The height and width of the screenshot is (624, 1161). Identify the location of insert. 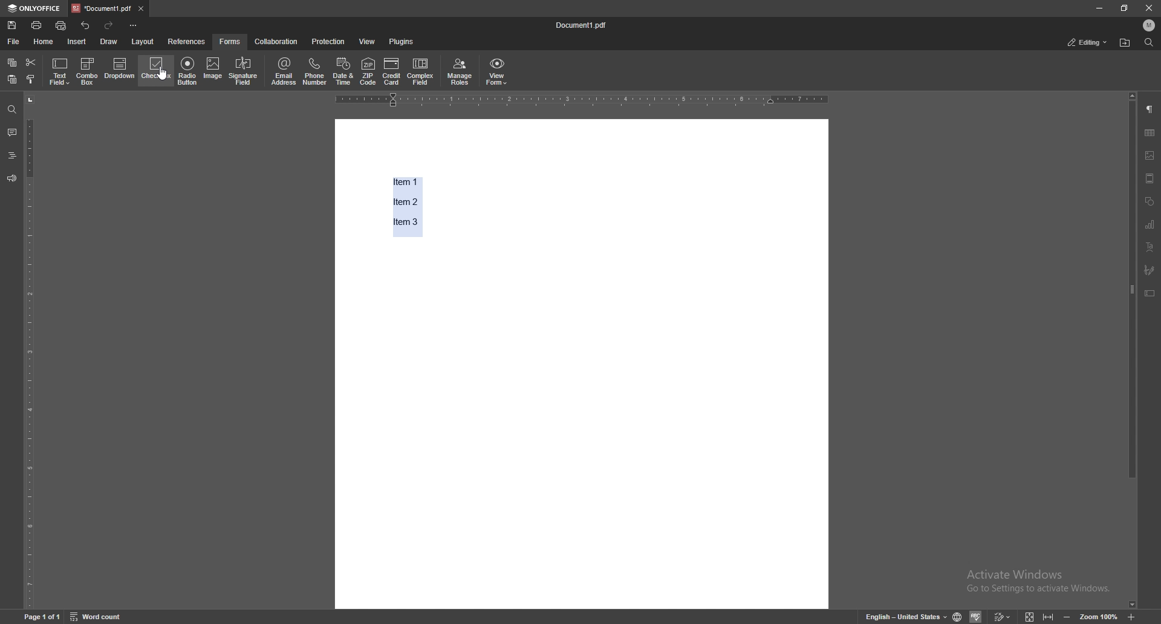
(77, 42).